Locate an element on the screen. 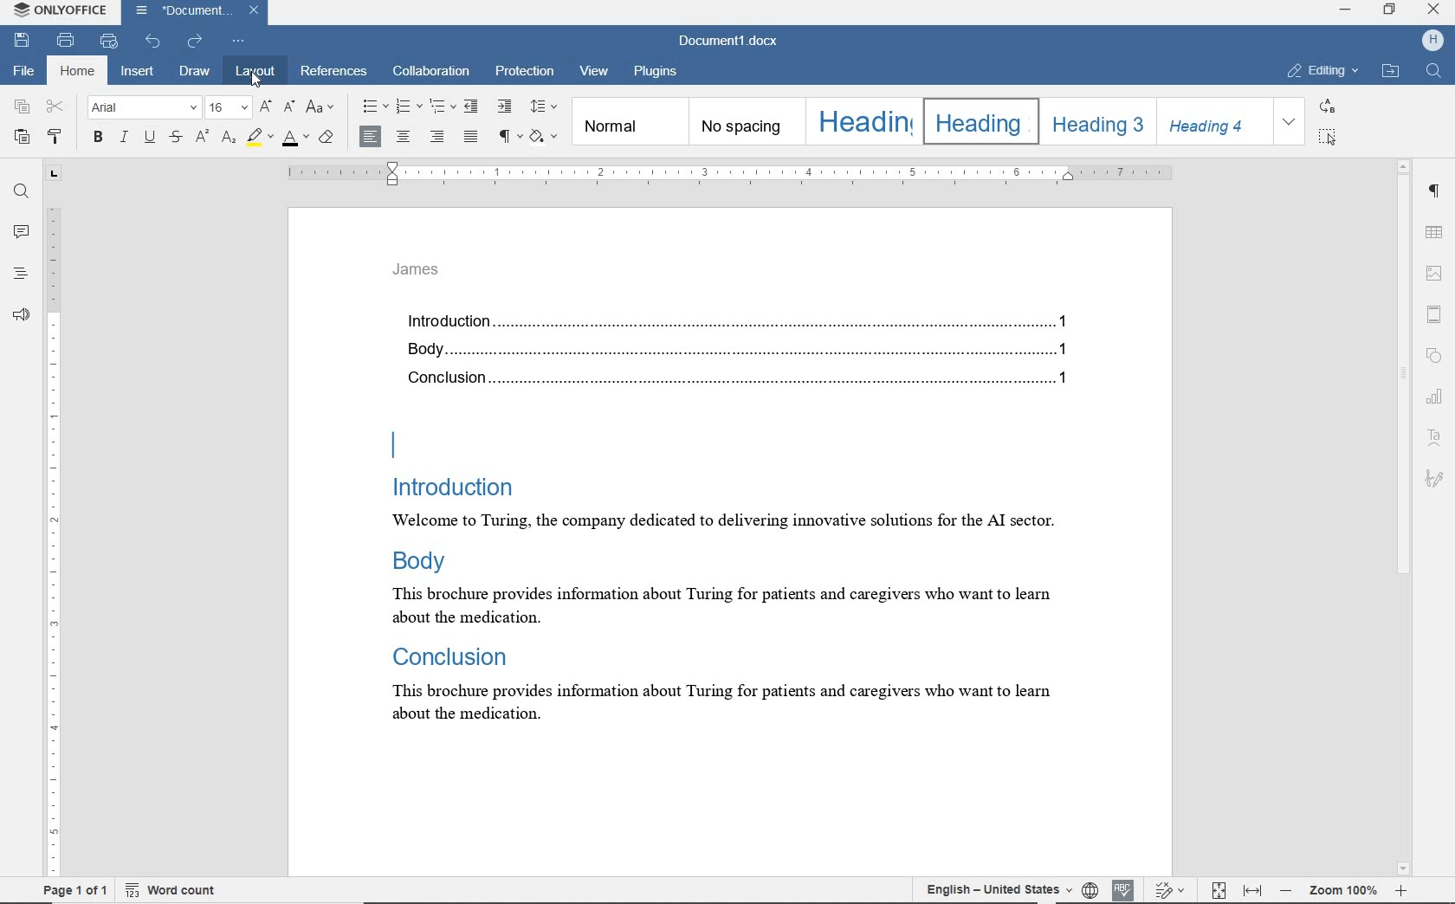  SELECT ALL is located at coordinates (1326, 139).